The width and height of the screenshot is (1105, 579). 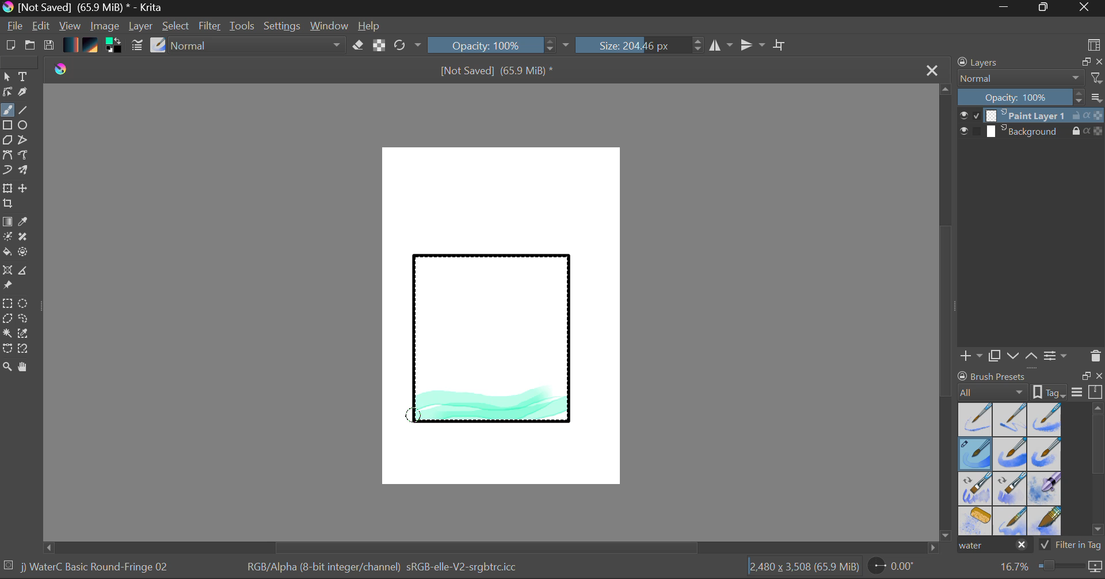 What do you see at coordinates (1046, 8) in the screenshot?
I see `Minimize` at bounding box center [1046, 8].